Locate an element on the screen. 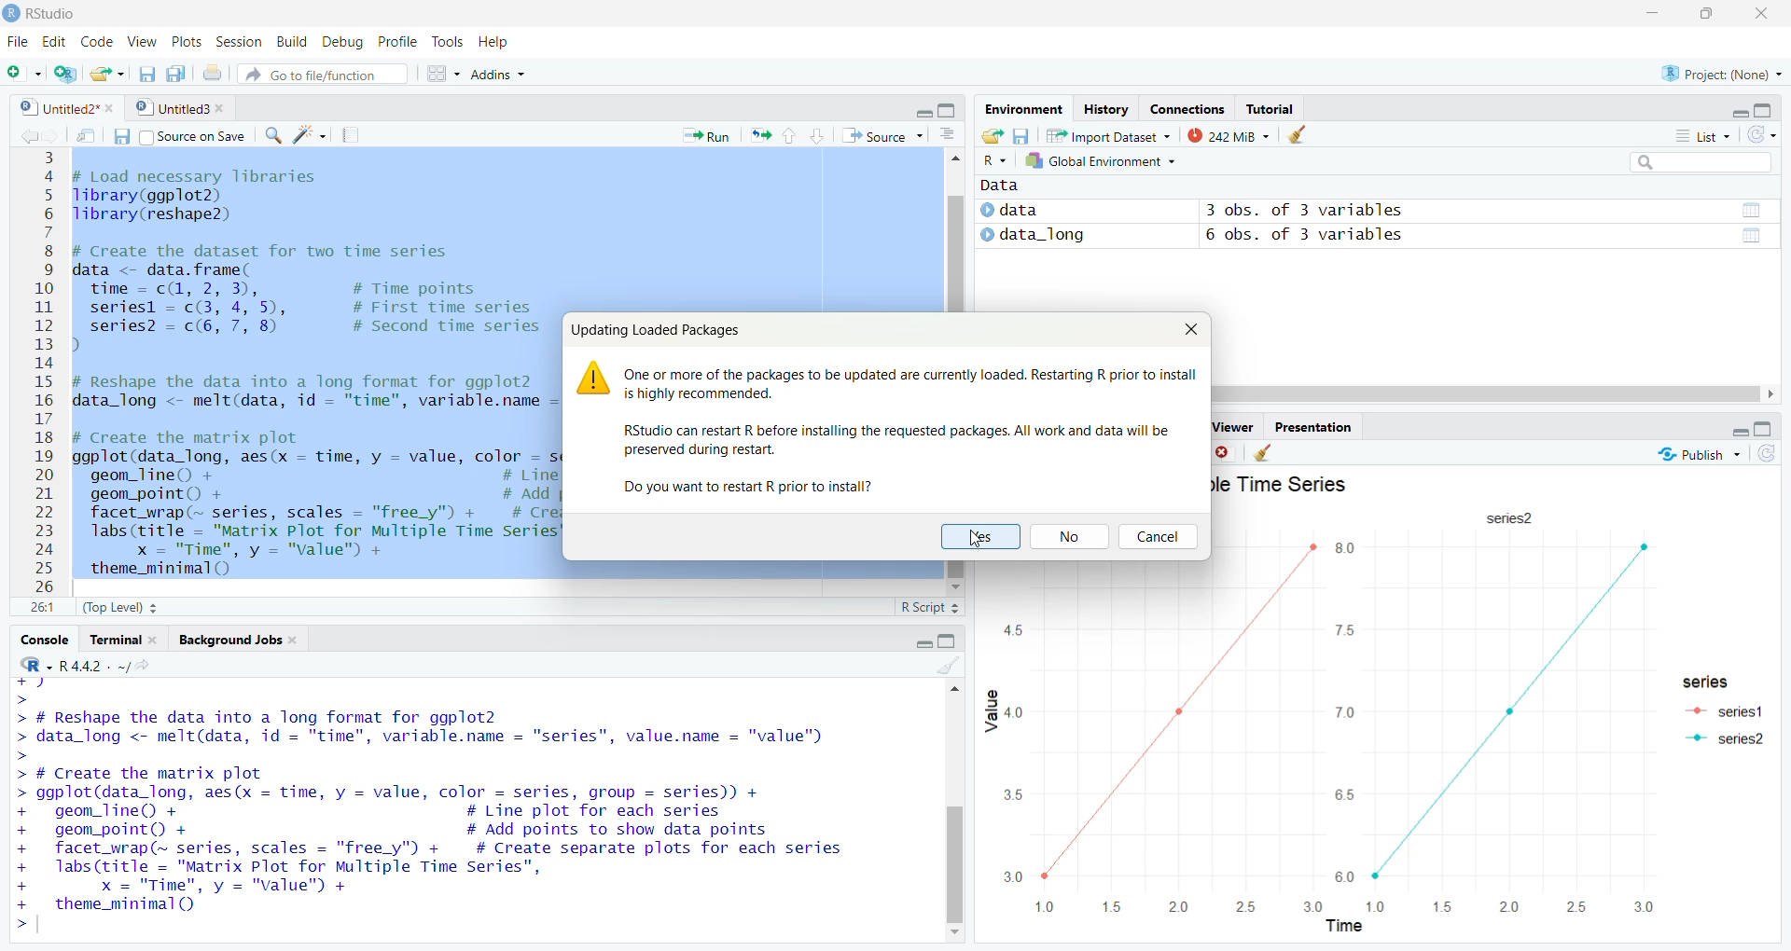  Code is located at coordinates (97, 43).